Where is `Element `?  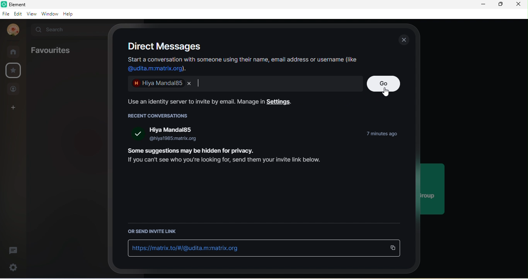 Element  is located at coordinates (52, 5).